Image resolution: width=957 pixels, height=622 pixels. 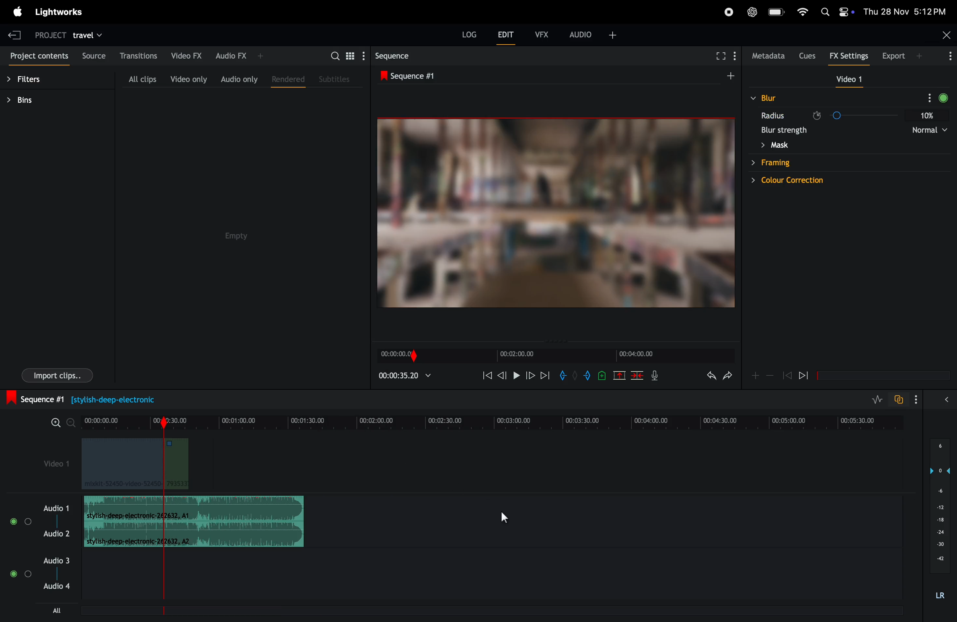 I want to click on zoom in zoom out, so click(x=61, y=422).